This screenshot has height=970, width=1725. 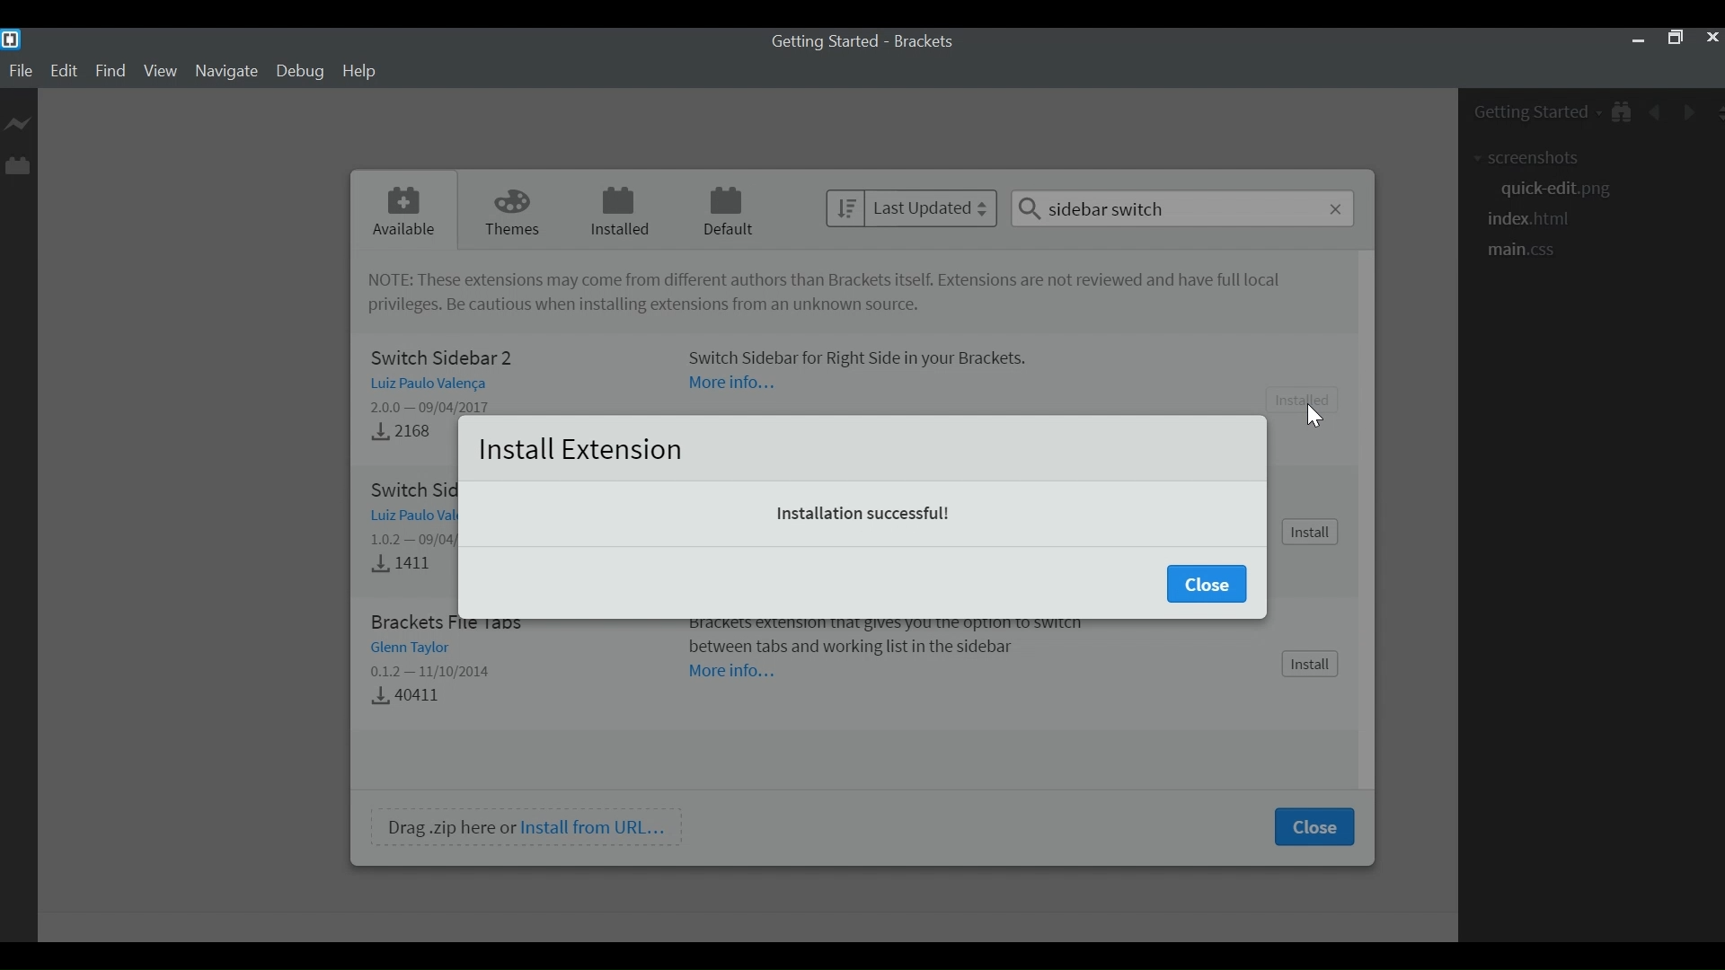 What do you see at coordinates (735, 672) in the screenshot?
I see `More Information` at bounding box center [735, 672].